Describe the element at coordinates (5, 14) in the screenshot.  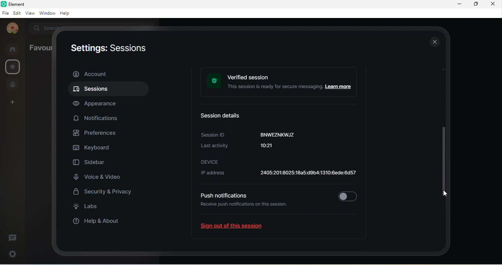
I see `file` at that location.